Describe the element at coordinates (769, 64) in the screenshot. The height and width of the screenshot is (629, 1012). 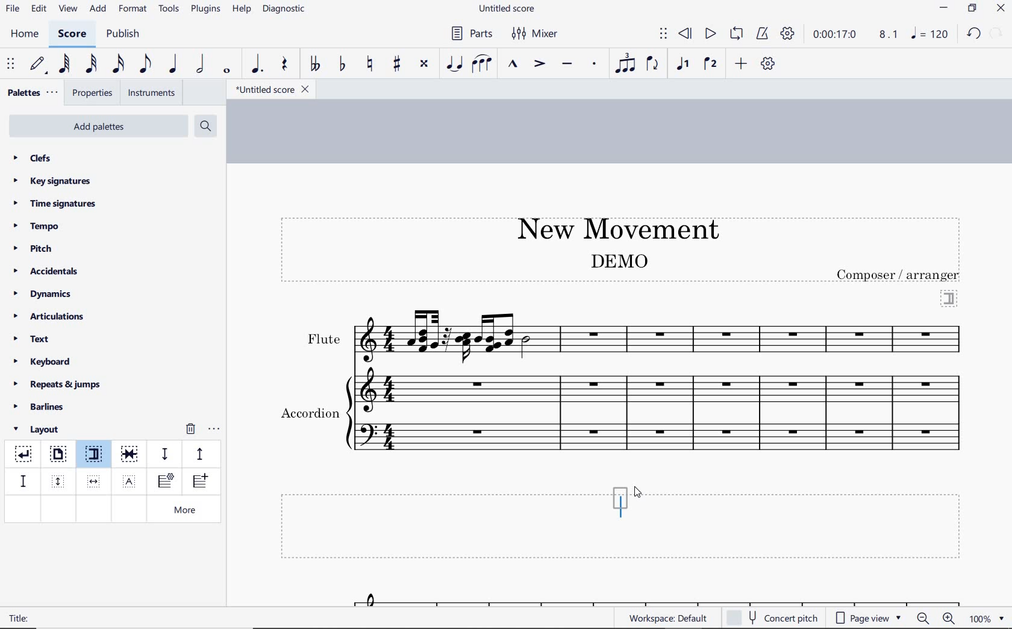
I see `customize toolbar` at that location.